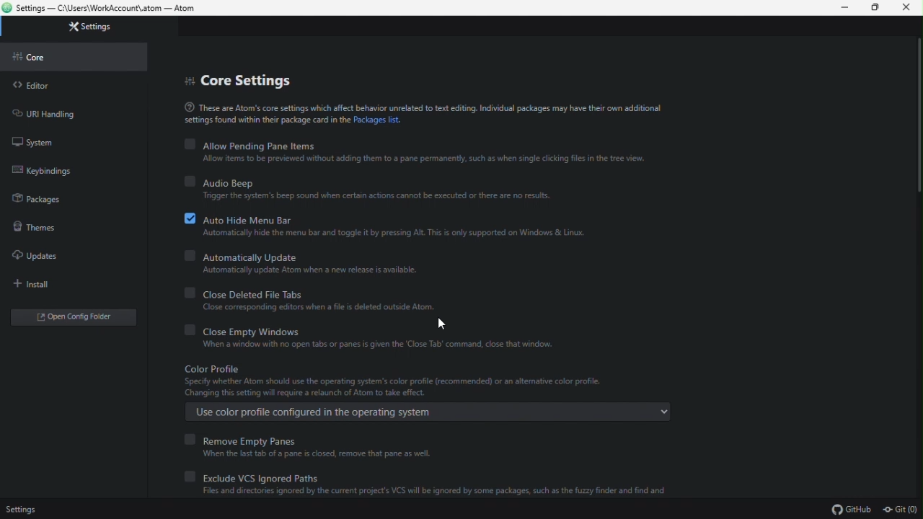  Describe the element at coordinates (387, 197) in the screenshot. I see `‘Trigger the system's beep sound when certain actions cannot be executed or there are no results.` at that location.